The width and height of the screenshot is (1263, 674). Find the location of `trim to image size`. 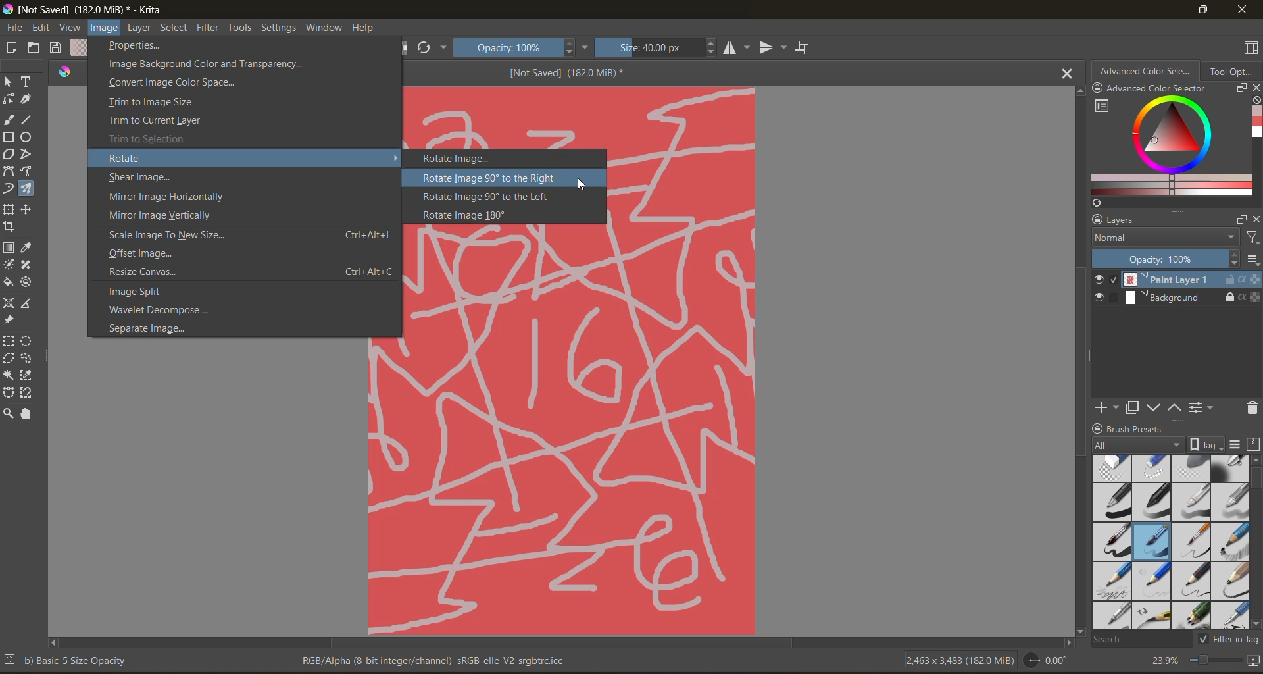

trim to image size is located at coordinates (152, 103).